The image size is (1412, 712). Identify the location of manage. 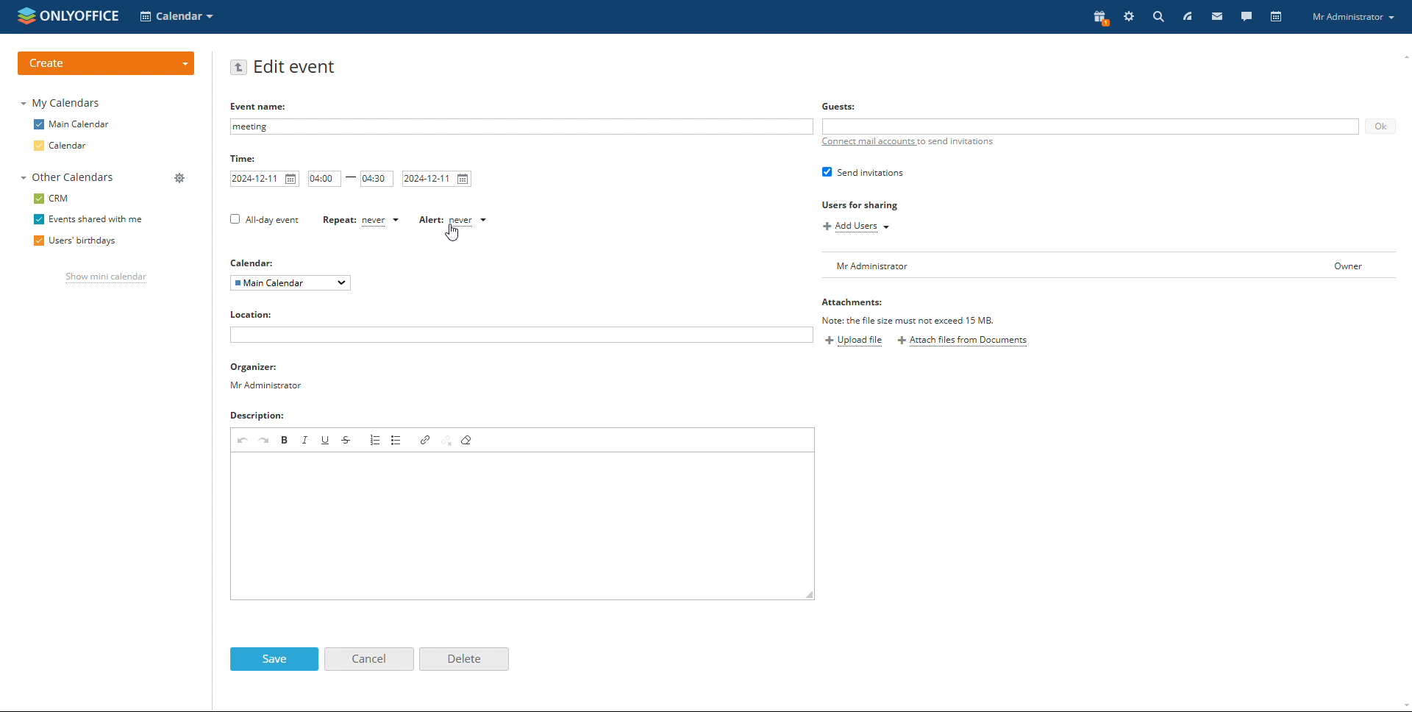
(178, 177).